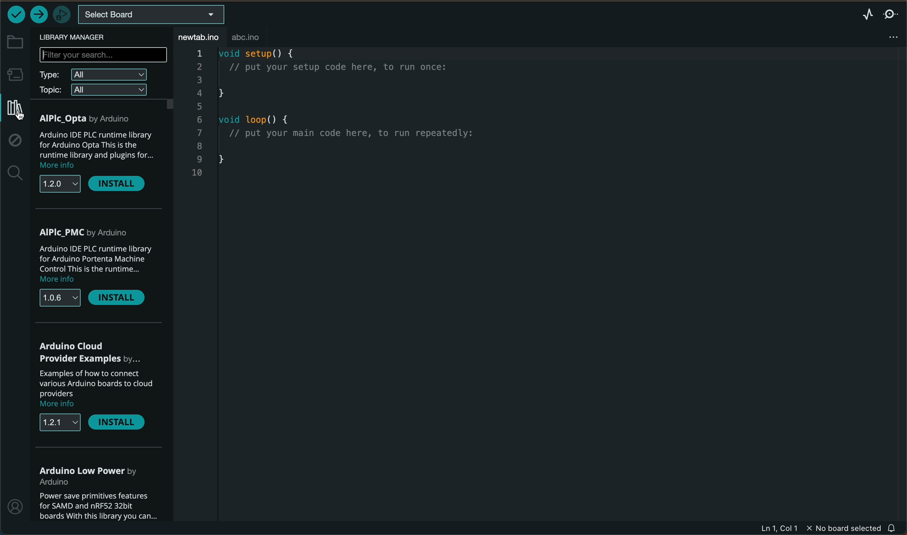  Describe the element at coordinates (39, 15) in the screenshot. I see `upload` at that location.